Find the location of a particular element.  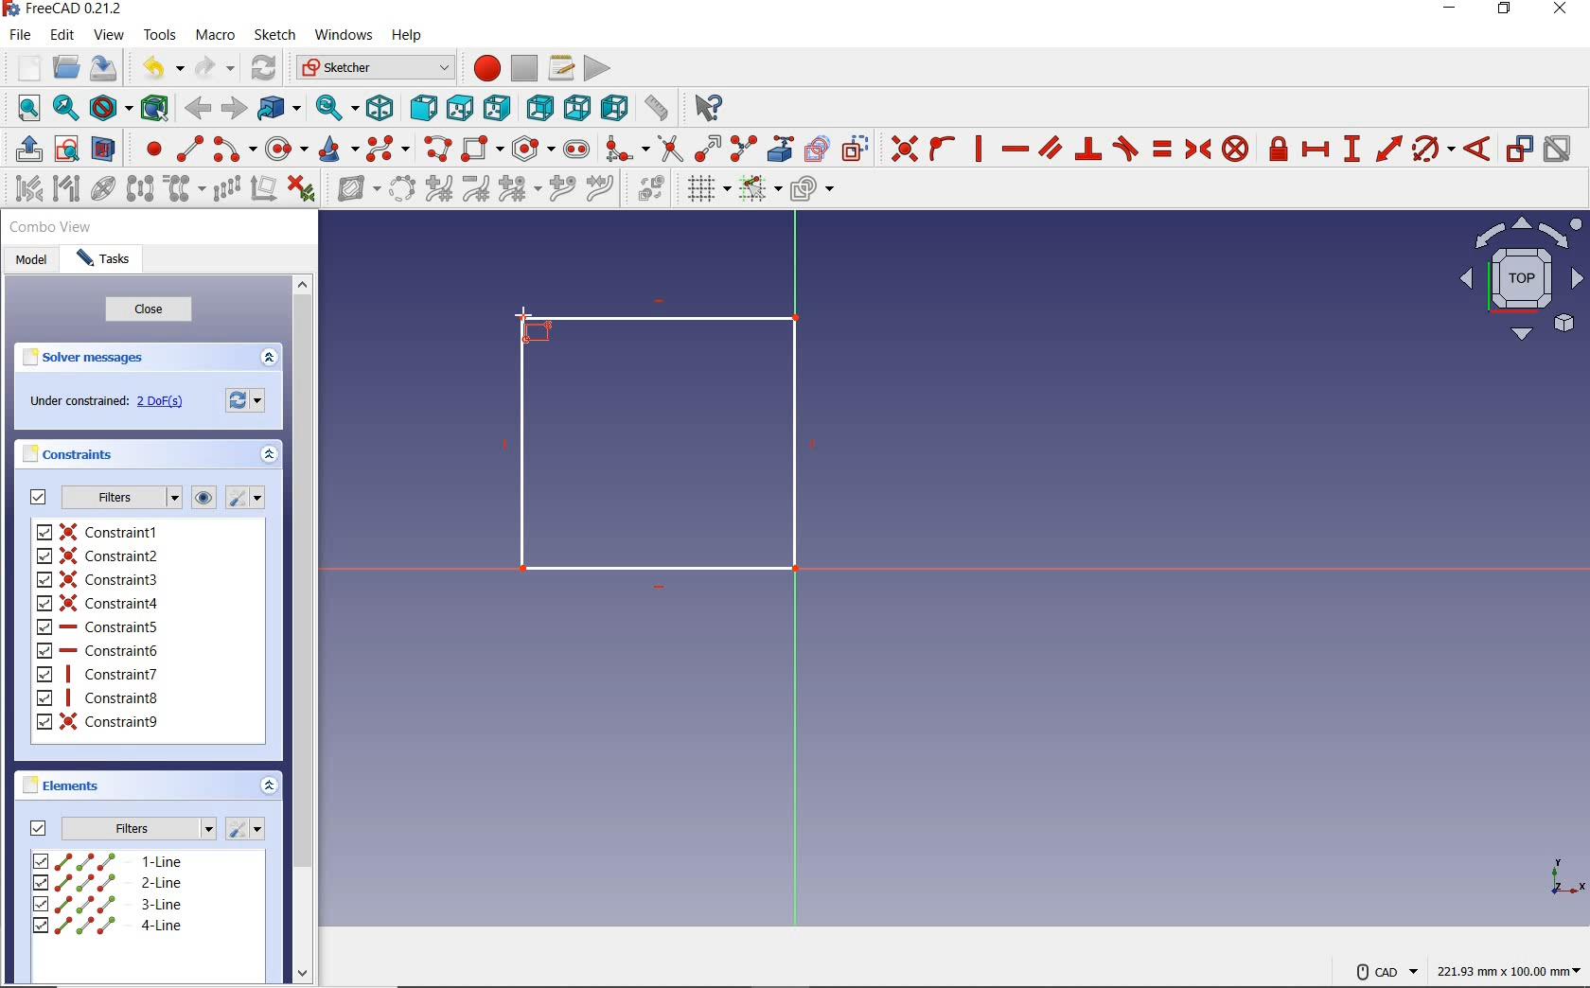

sketch is located at coordinates (275, 35).